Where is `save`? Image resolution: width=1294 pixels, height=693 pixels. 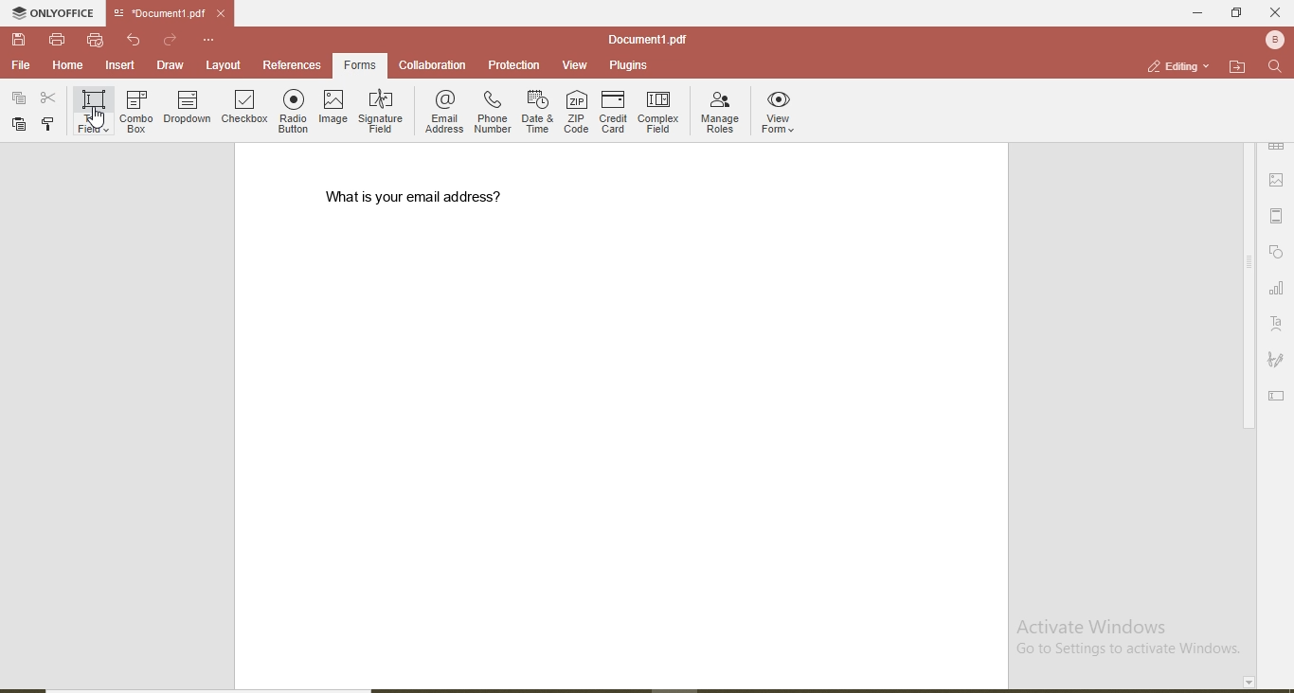 save is located at coordinates (21, 41).